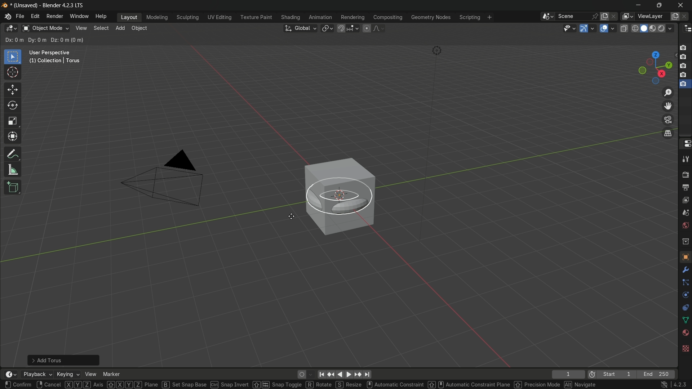  What do you see at coordinates (320, 17) in the screenshot?
I see `animation` at bounding box center [320, 17].